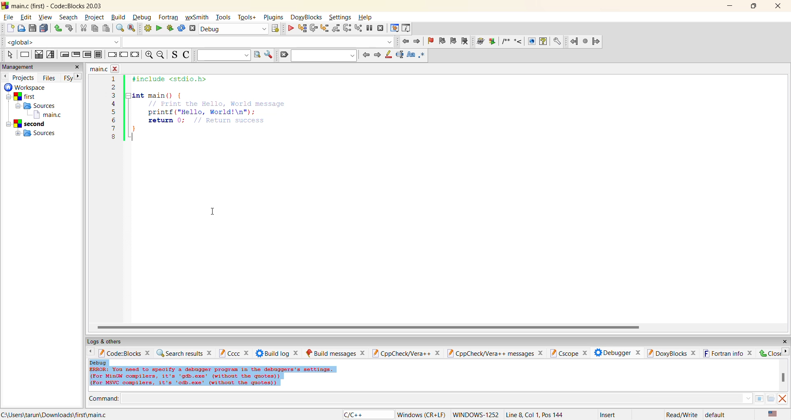 The image size is (791, 420). Describe the element at coordinates (367, 17) in the screenshot. I see `help` at that location.